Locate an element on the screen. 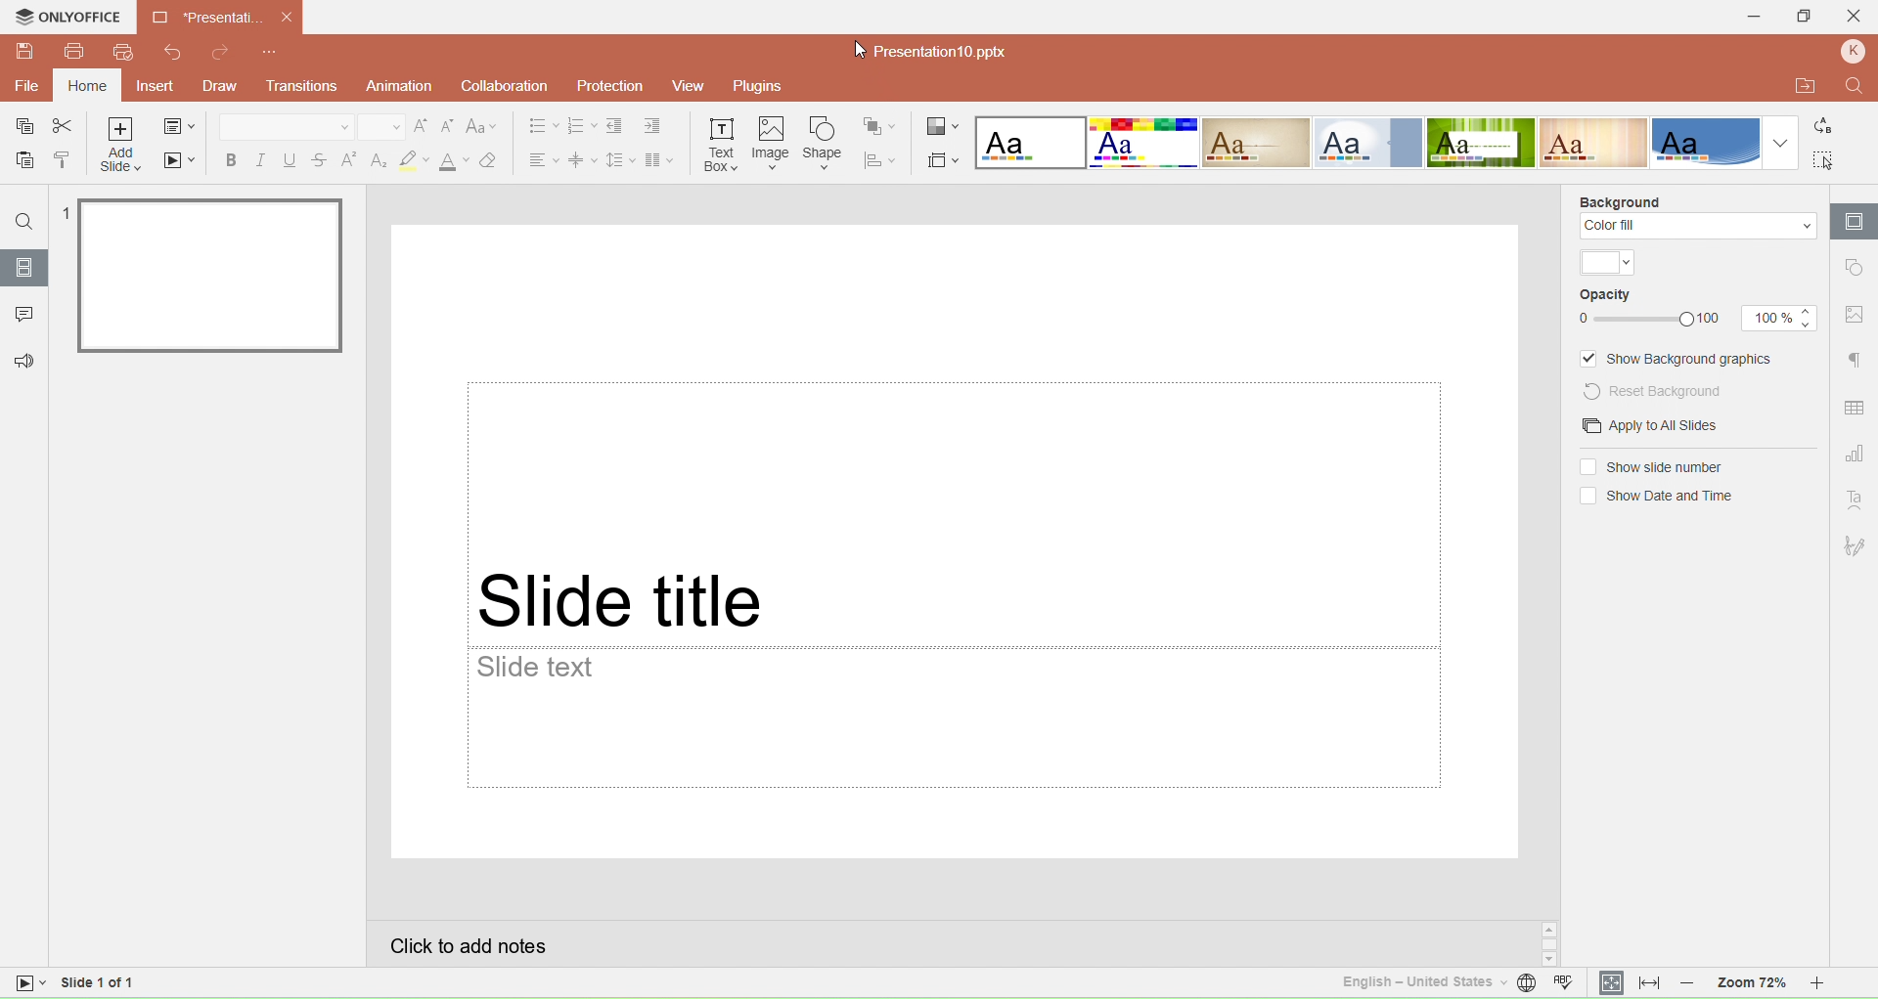 The width and height of the screenshot is (1878, 999). Animation is located at coordinates (398, 85).